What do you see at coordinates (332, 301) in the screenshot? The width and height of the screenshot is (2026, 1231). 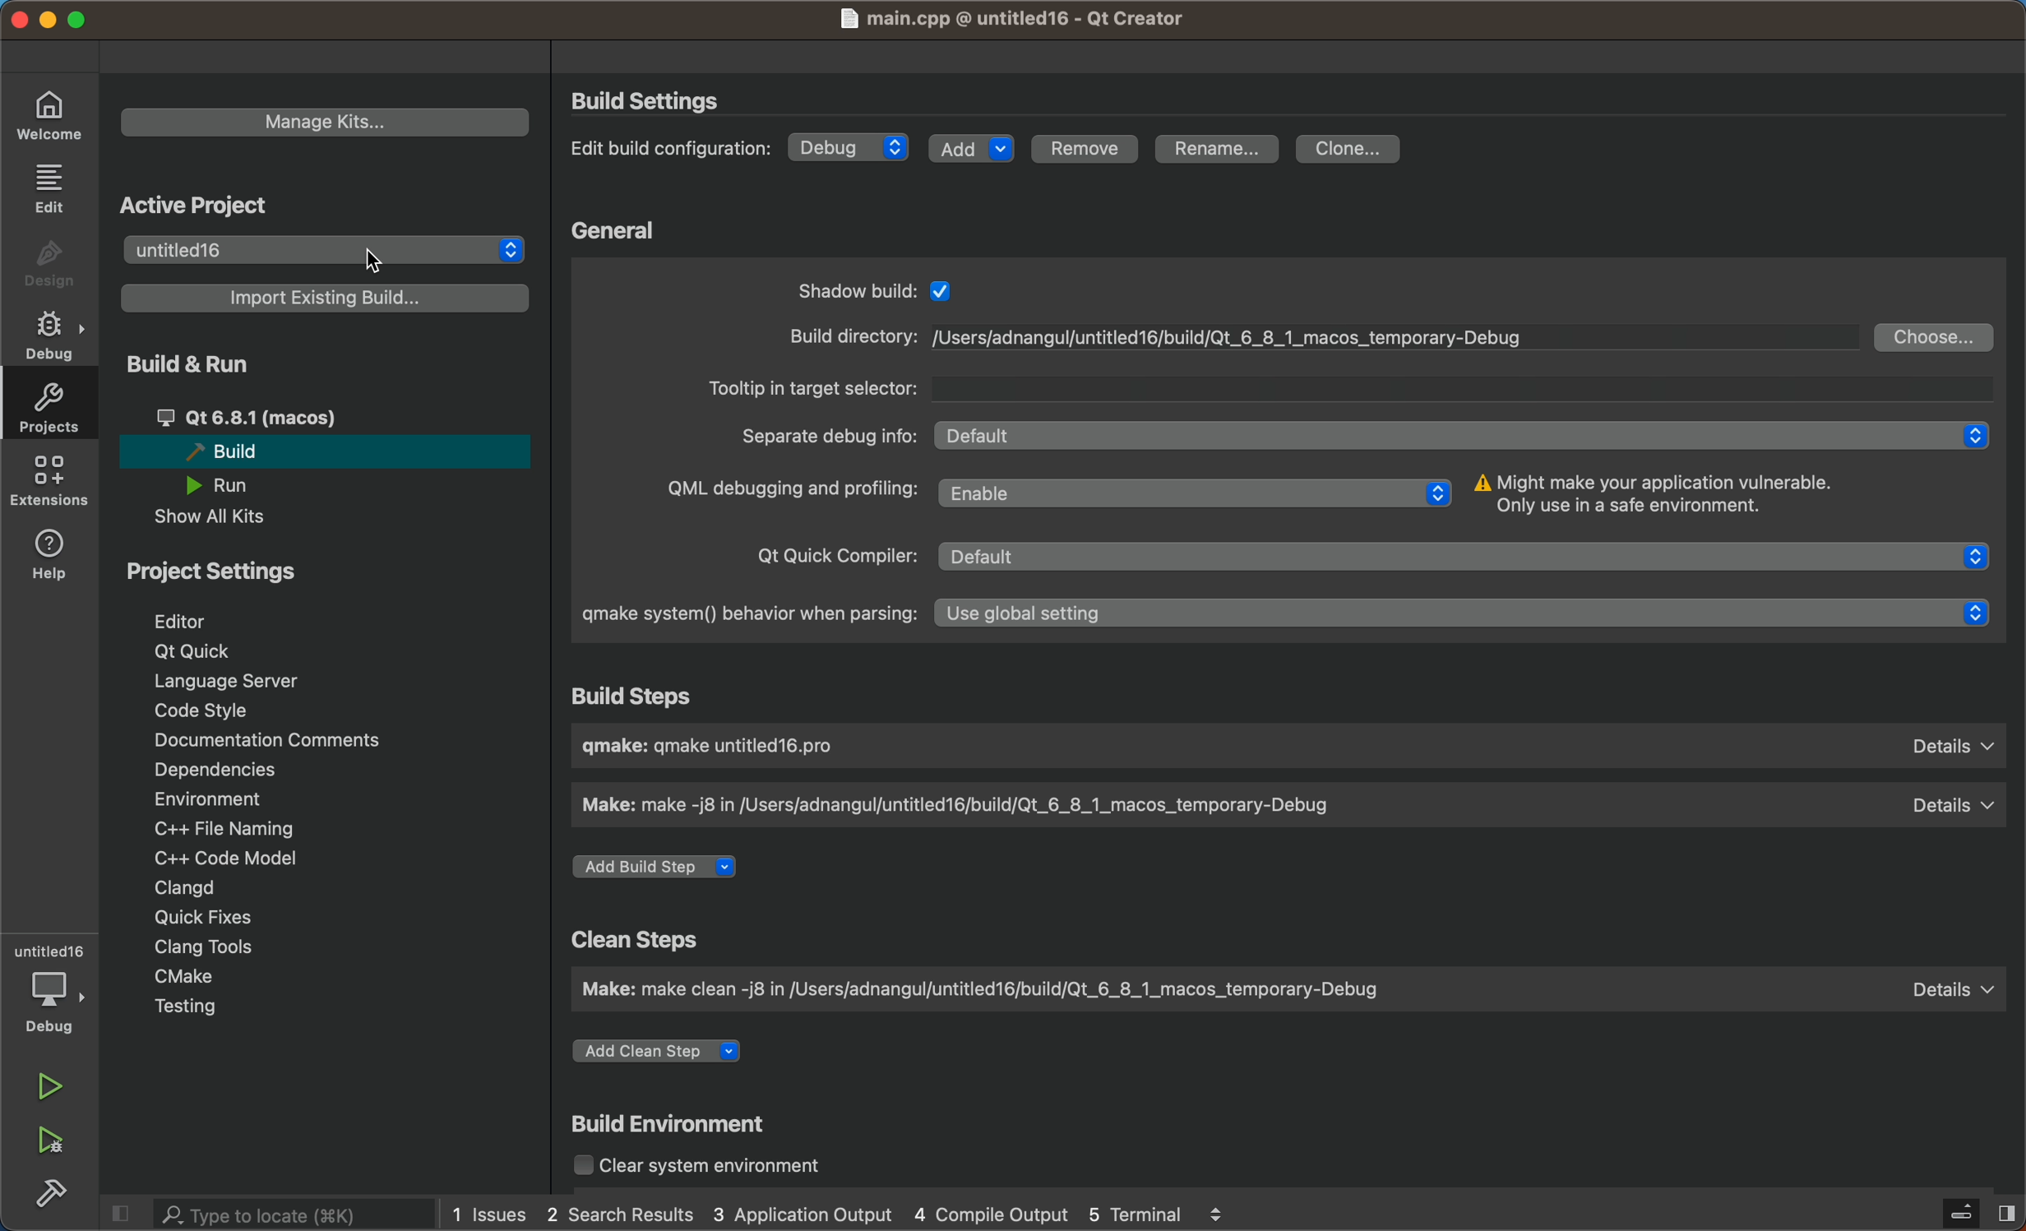 I see `import build` at bounding box center [332, 301].